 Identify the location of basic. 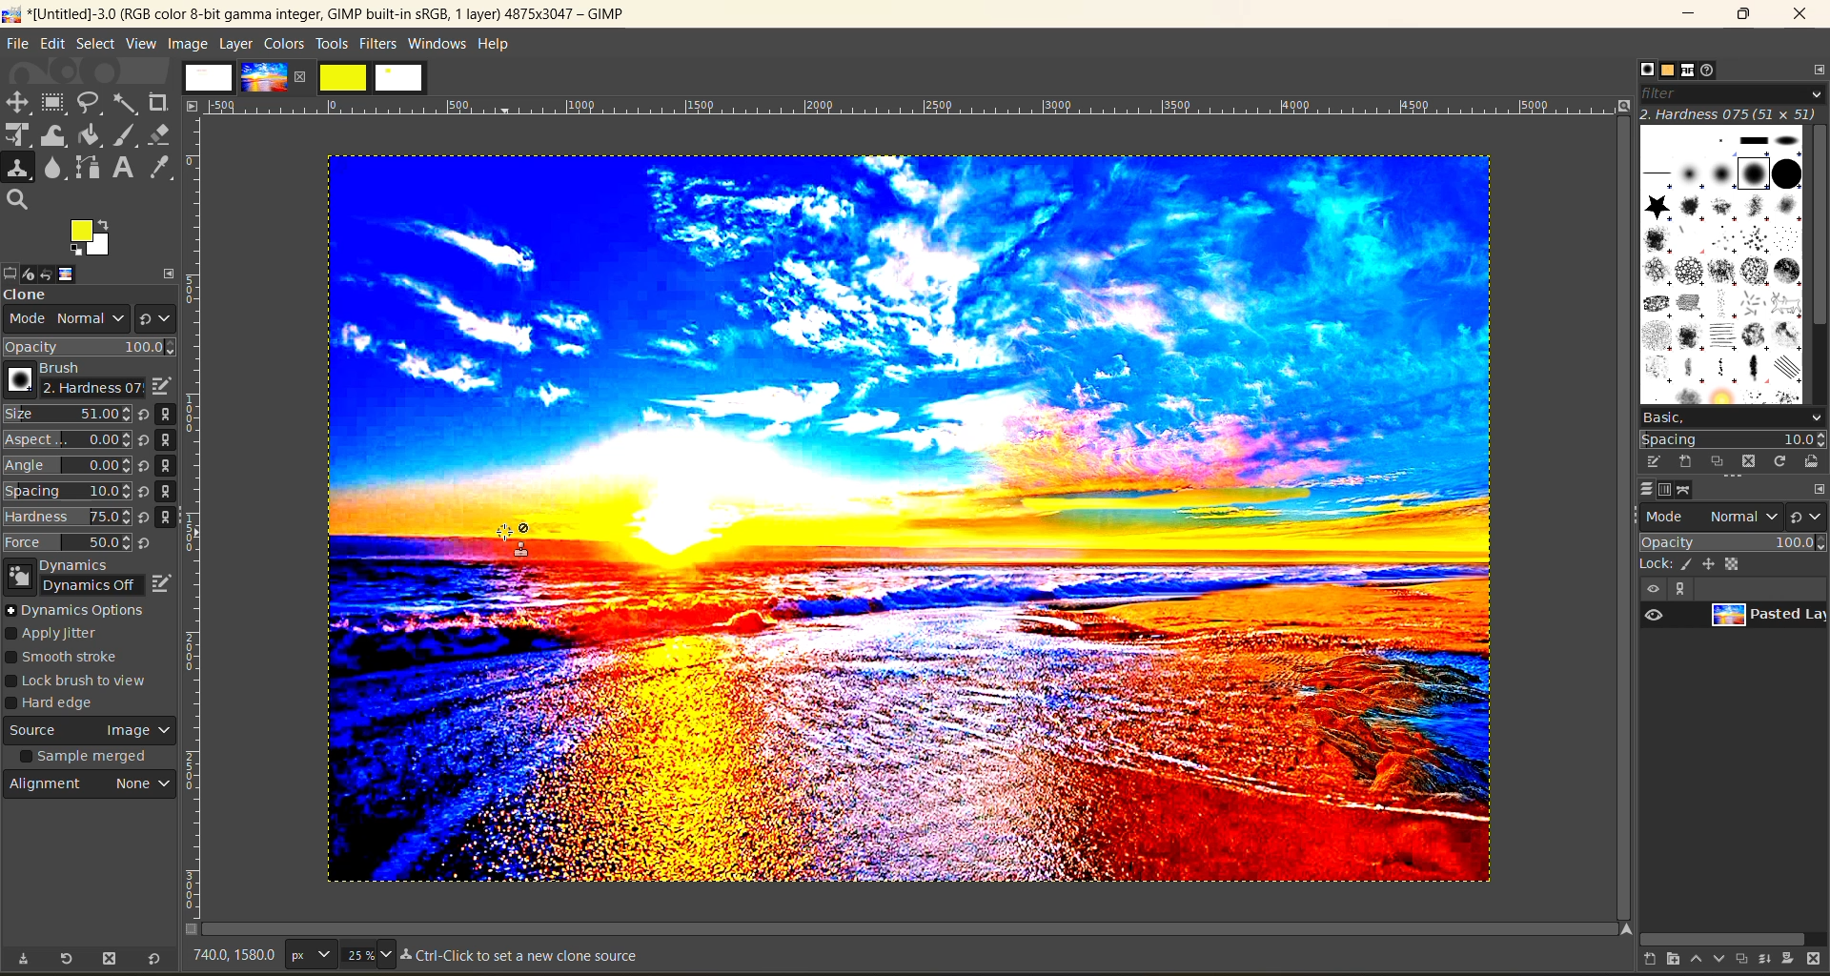
(1731, 417).